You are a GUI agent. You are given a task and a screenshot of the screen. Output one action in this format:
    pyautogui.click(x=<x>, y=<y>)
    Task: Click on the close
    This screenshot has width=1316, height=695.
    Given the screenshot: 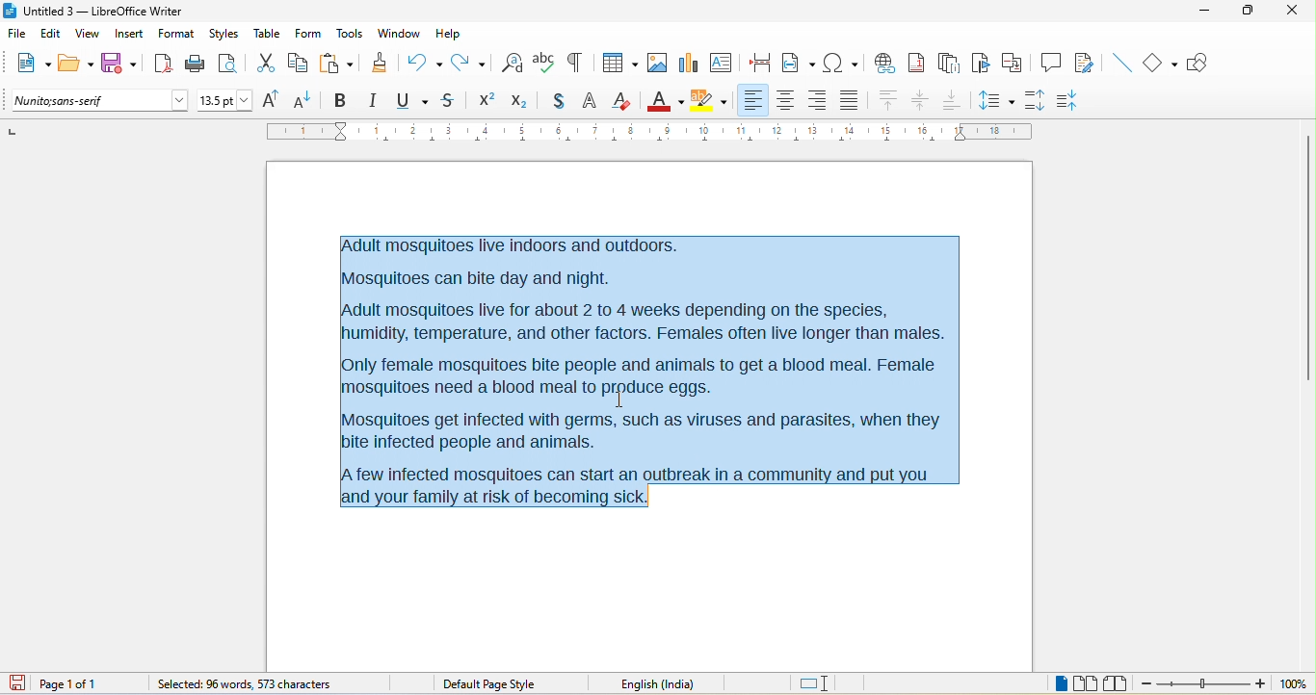 What is the action you would take?
    pyautogui.click(x=1293, y=14)
    